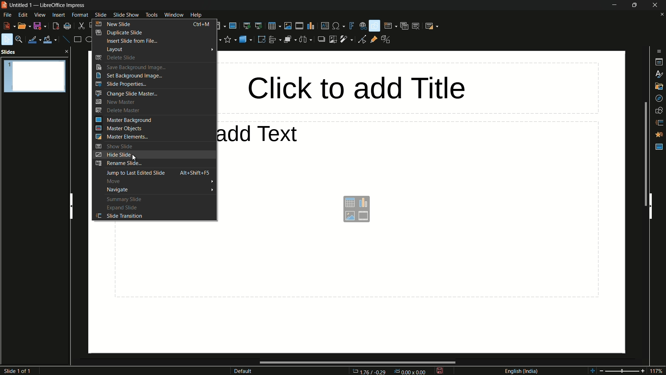 The image size is (666, 375). Describe the element at coordinates (351, 25) in the screenshot. I see `insert fontwork text` at that location.